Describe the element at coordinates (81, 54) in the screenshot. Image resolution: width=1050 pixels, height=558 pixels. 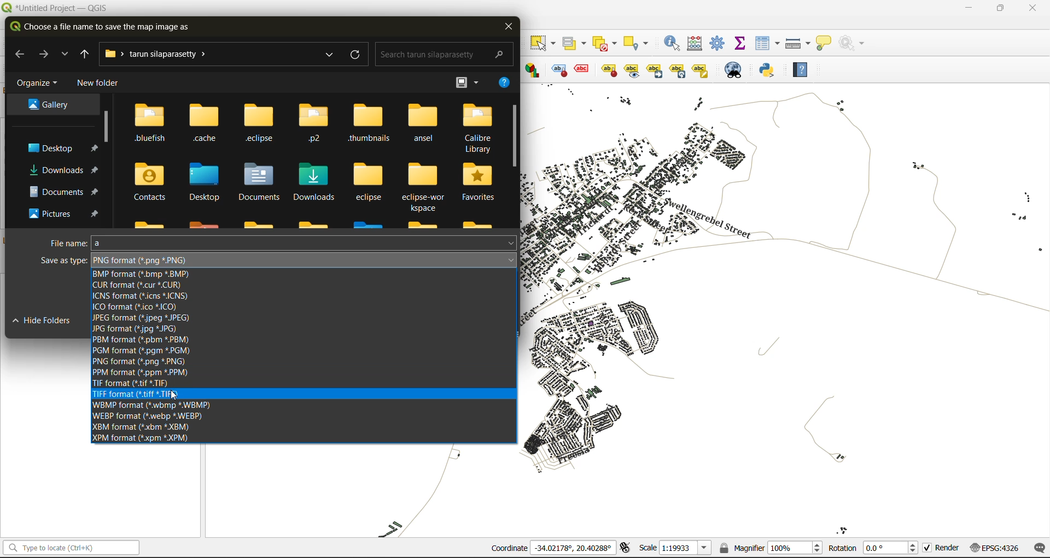
I see `previous folder` at that location.